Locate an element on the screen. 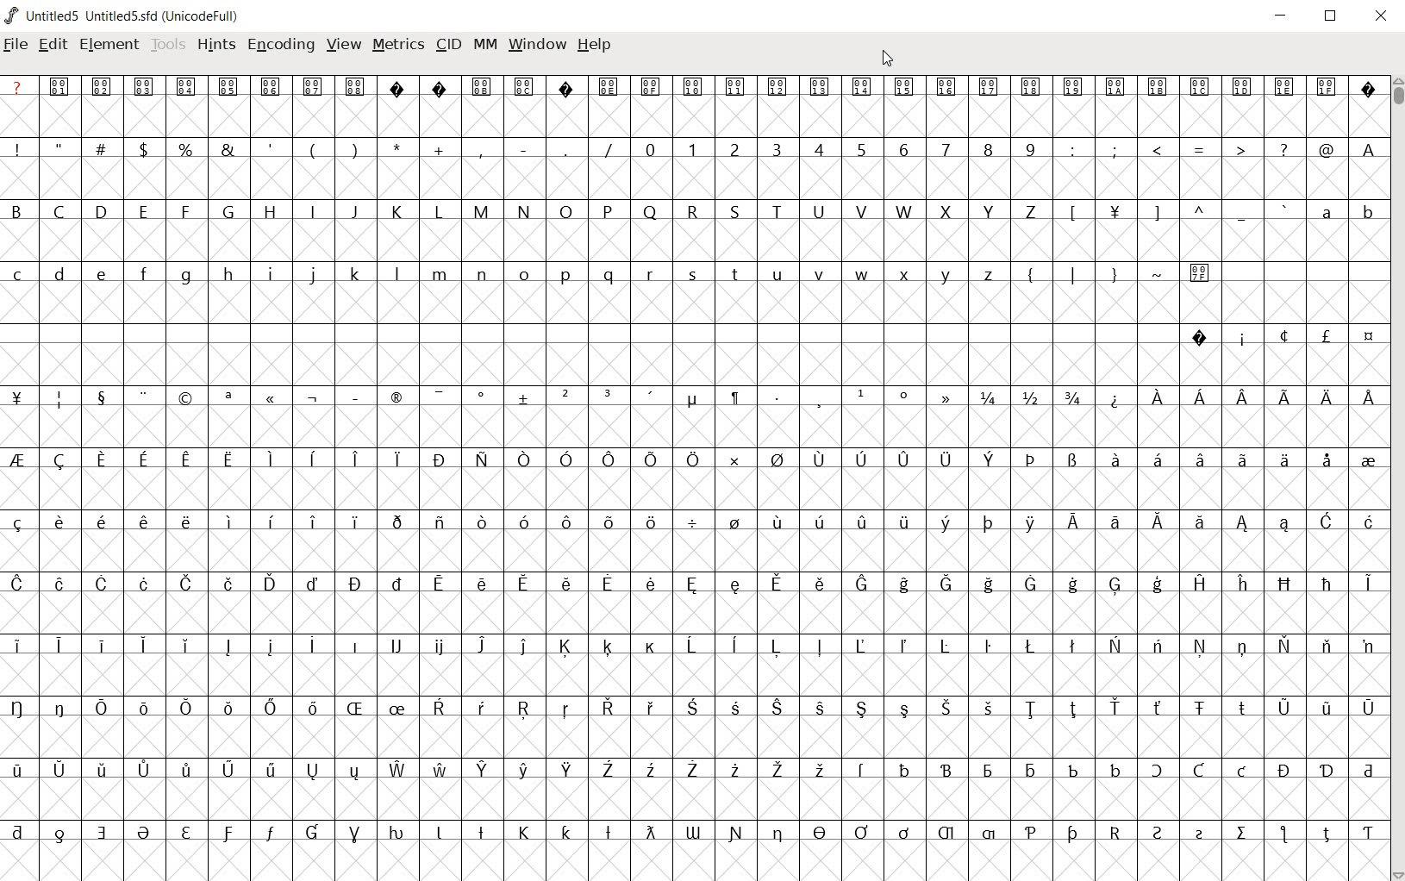 This screenshot has height=881, width=1405. { is located at coordinates (1030, 274).